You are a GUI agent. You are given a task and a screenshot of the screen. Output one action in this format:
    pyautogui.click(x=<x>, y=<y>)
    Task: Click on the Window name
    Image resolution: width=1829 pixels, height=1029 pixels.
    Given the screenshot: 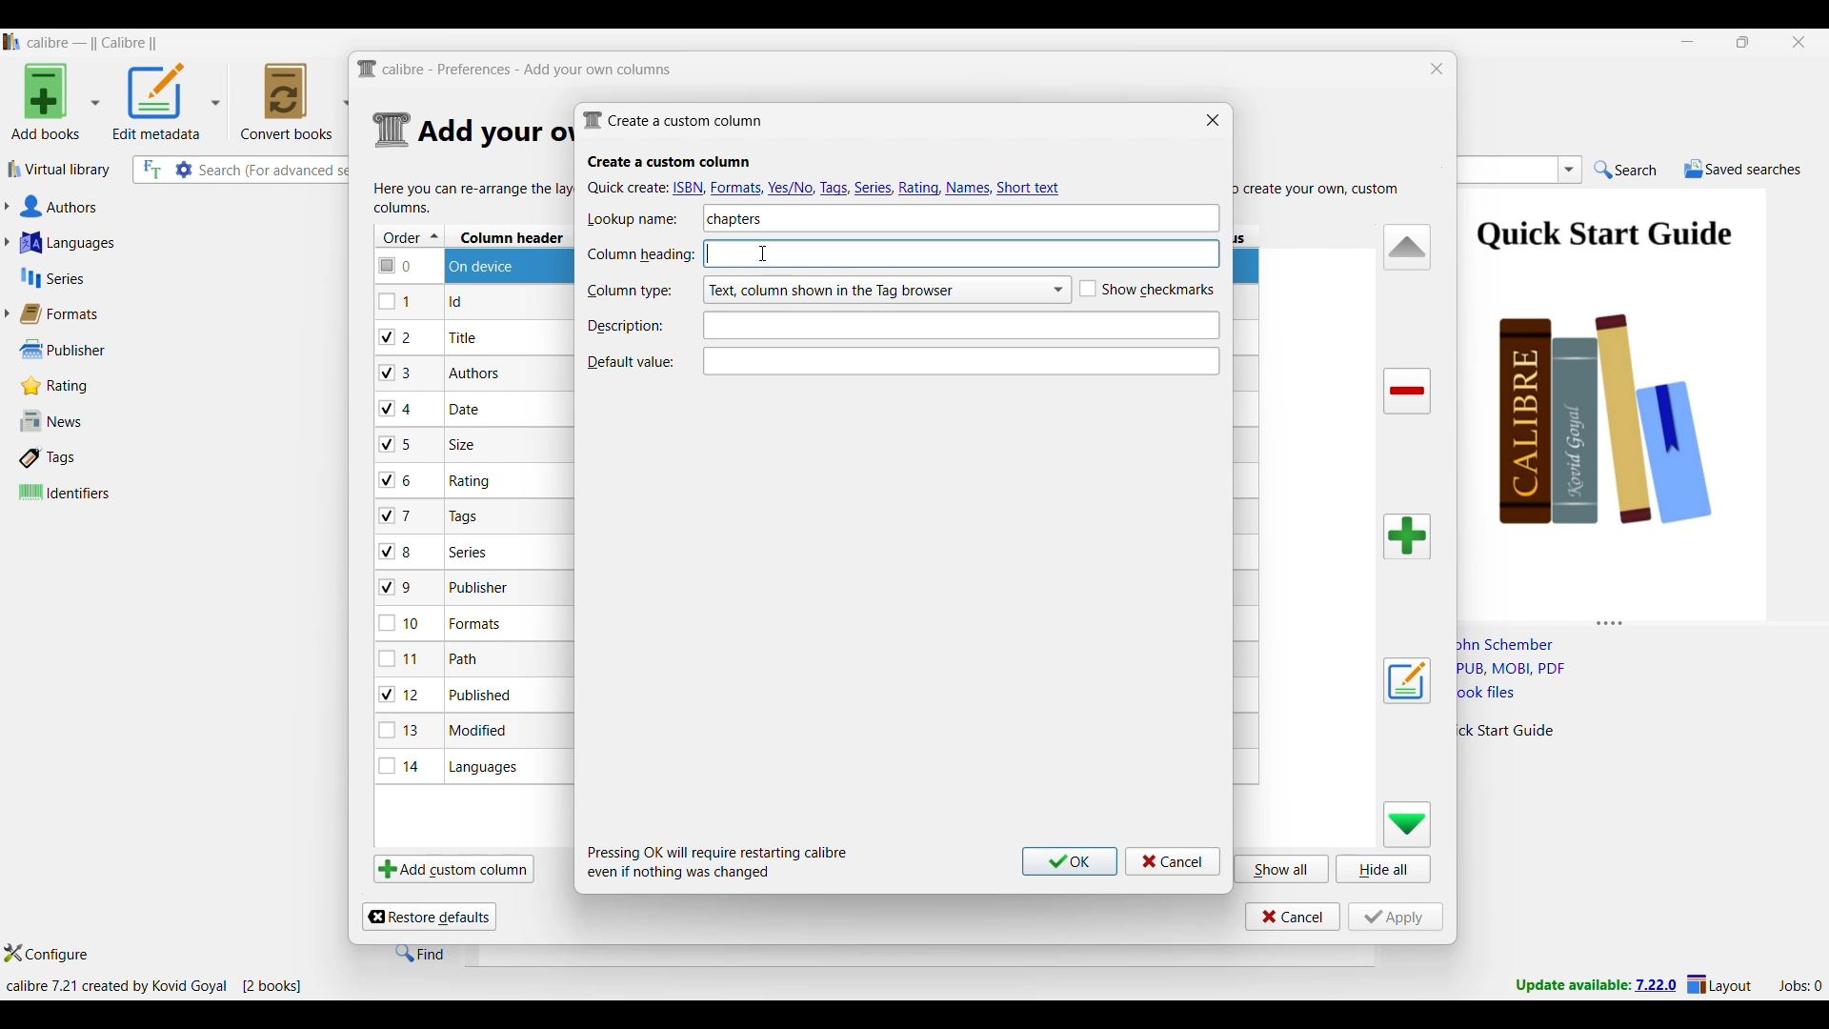 What is the action you would take?
    pyautogui.click(x=673, y=120)
    